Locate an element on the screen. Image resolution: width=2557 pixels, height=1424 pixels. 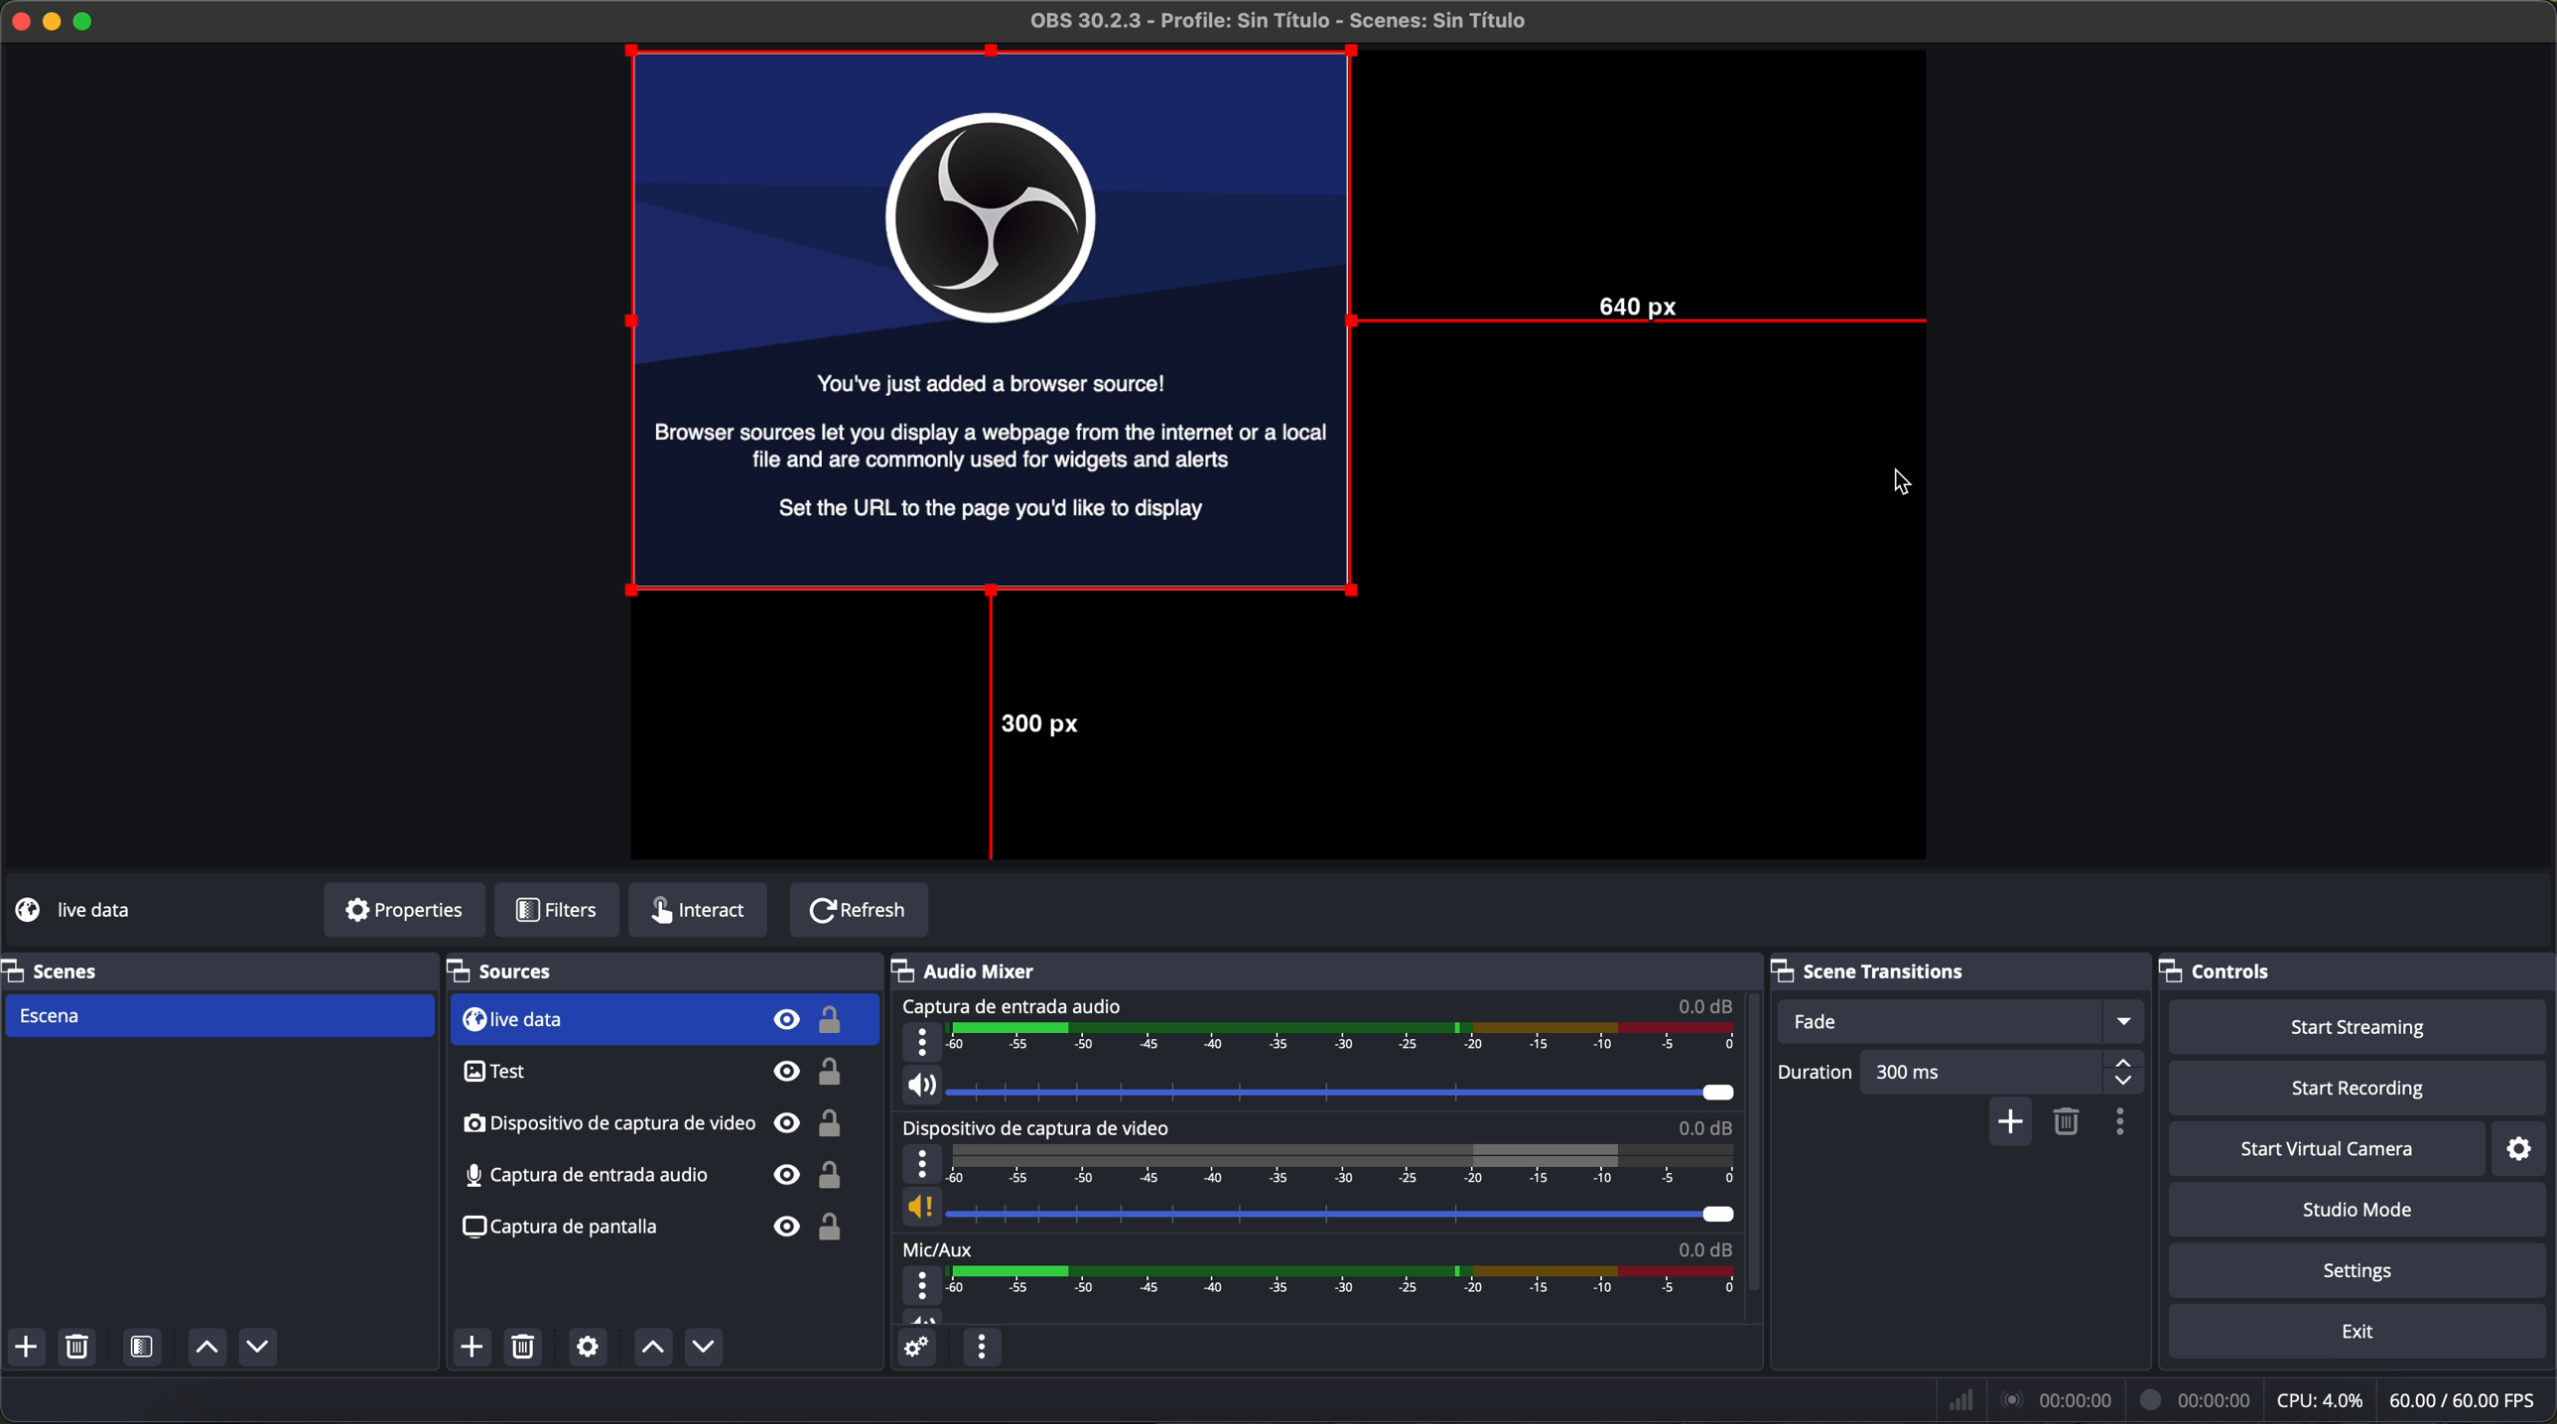
scenes is located at coordinates (70, 971).